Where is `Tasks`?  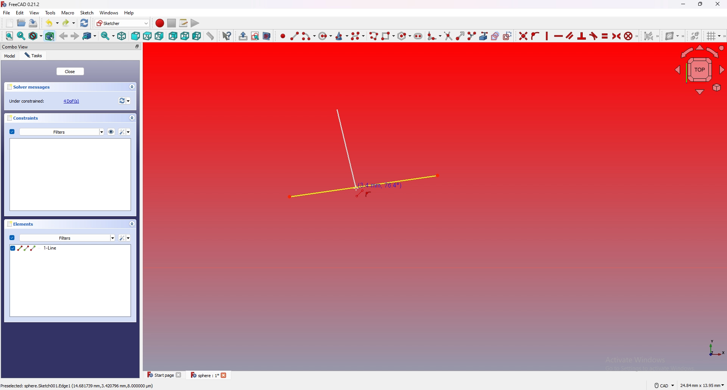
Tasks is located at coordinates (35, 55).